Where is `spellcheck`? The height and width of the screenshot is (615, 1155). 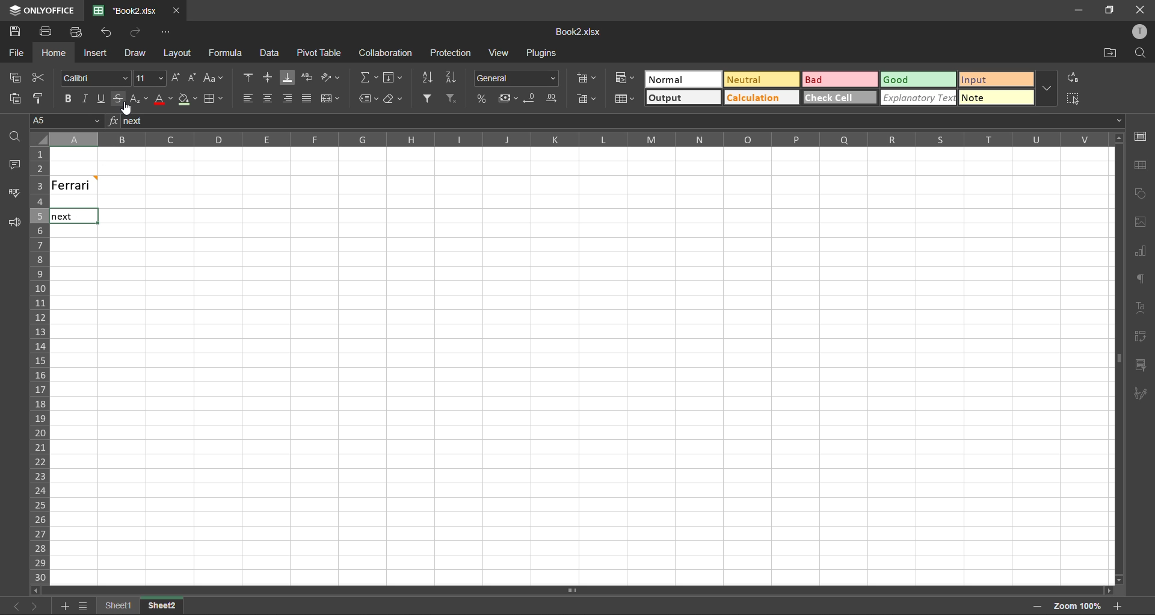 spellcheck is located at coordinates (15, 194).